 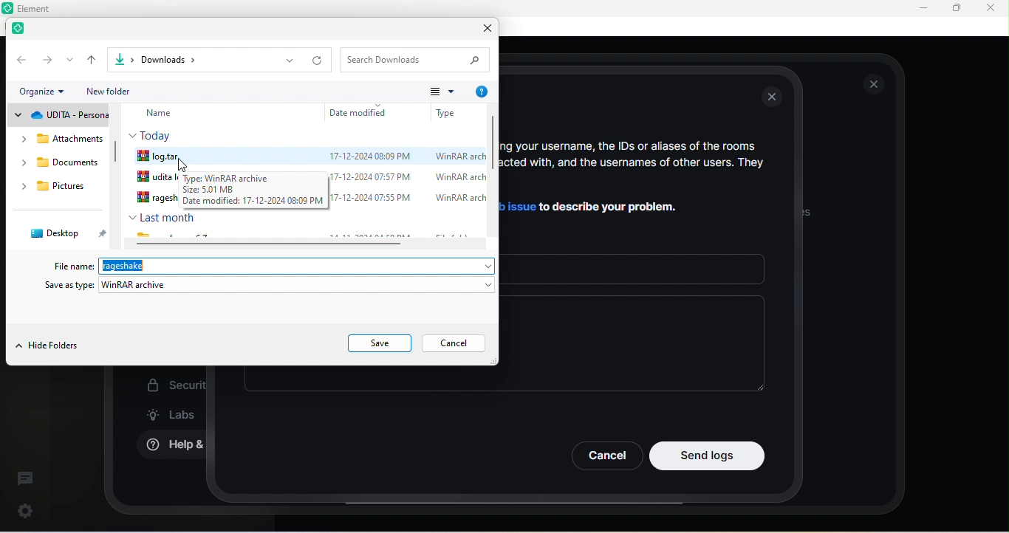 What do you see at coordinates (253, 201) in the screenshot?
I see `Date modified: 17-12-2024 08:09 PM` at bounding box center [253, 201].